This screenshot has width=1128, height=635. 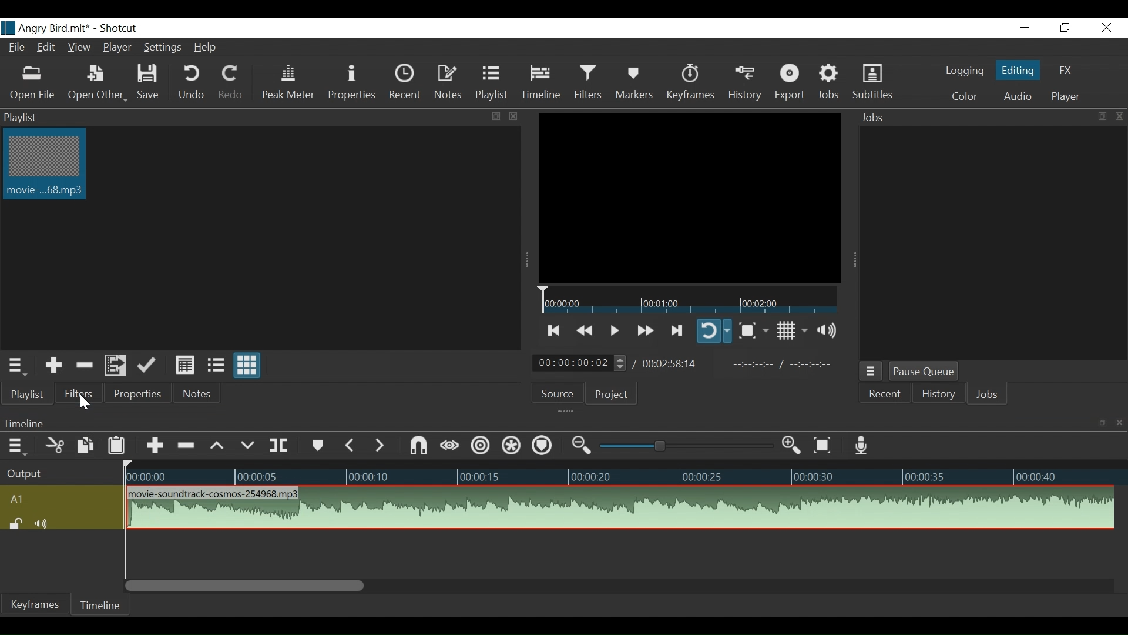 I want to click on Play quickly forward, so click(x=644, y=330).